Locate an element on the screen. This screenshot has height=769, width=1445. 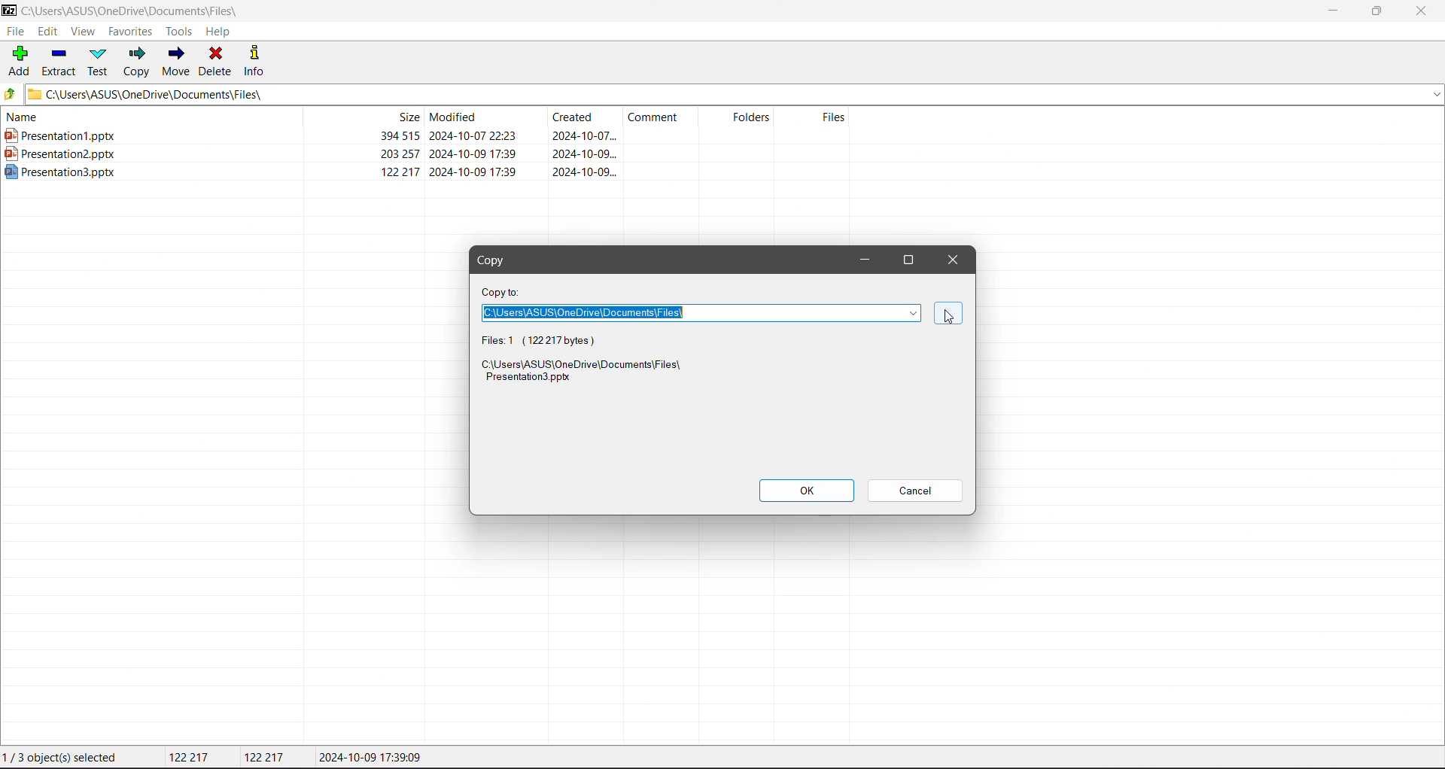
File is located at coordinates (17, 31).